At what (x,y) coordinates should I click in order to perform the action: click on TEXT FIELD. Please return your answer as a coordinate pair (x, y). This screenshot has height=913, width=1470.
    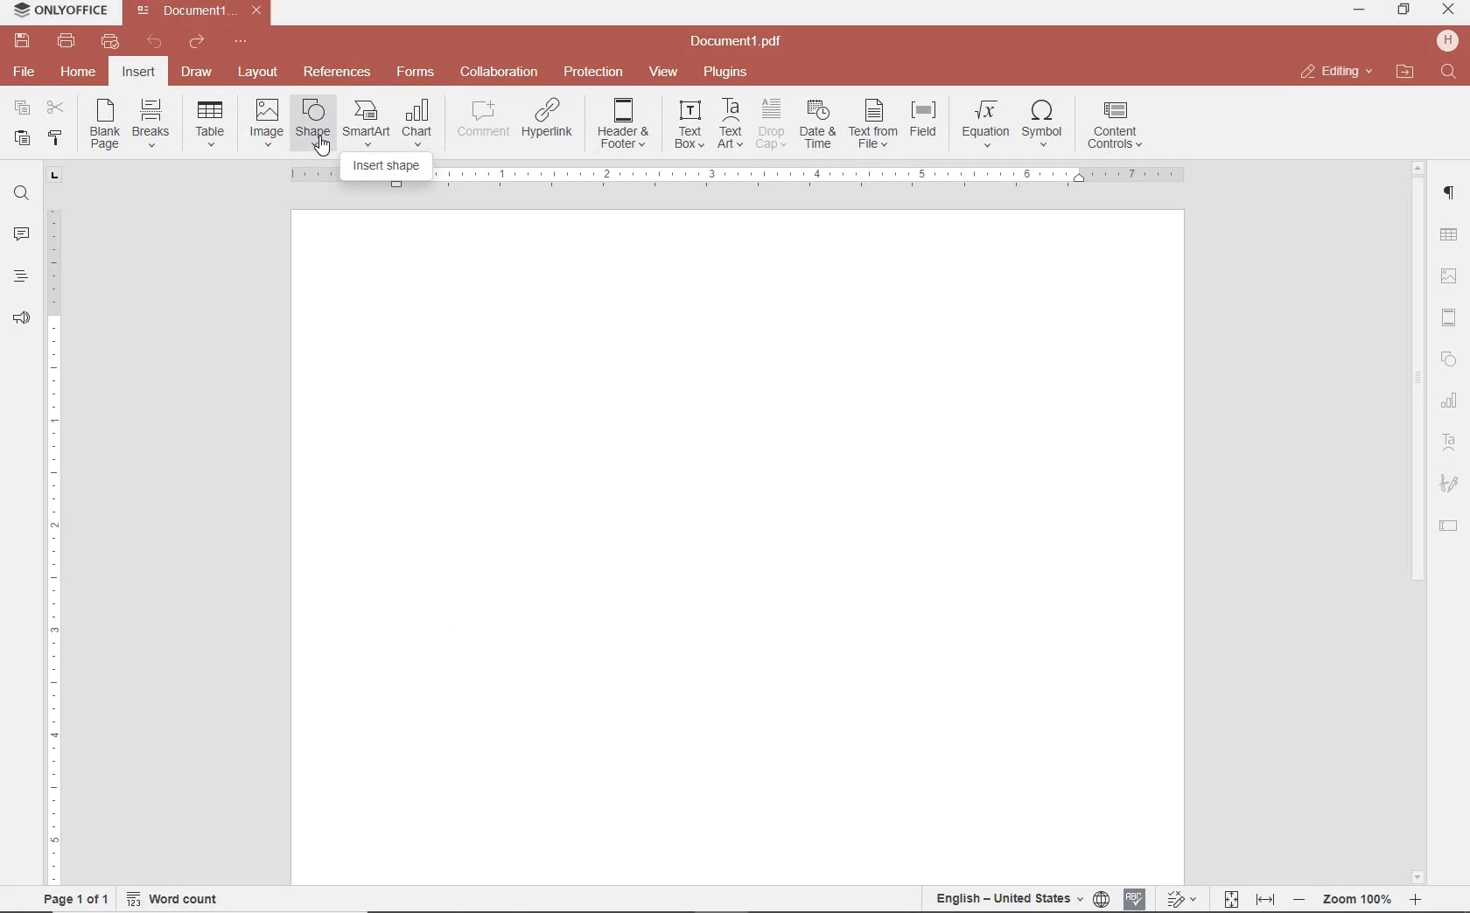
    Looking at the image, I should click on (1449, 525).